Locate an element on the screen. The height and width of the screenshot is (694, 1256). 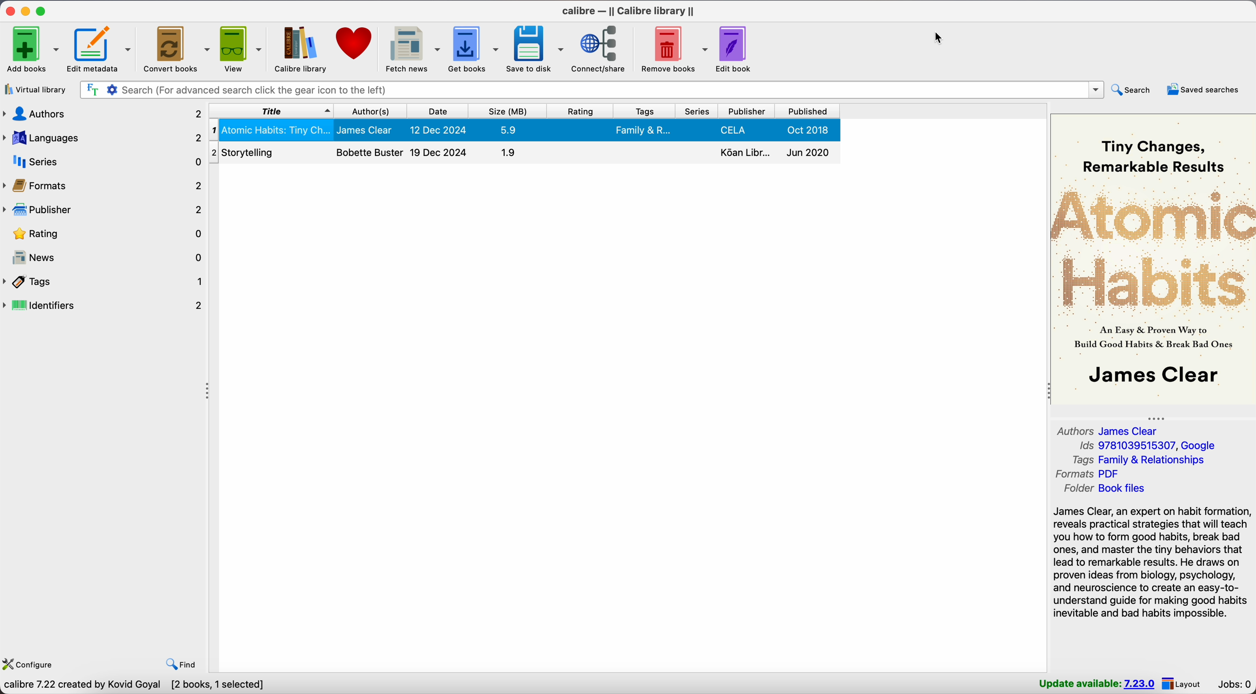
formats PDF is located at coordinates (1089, 474).